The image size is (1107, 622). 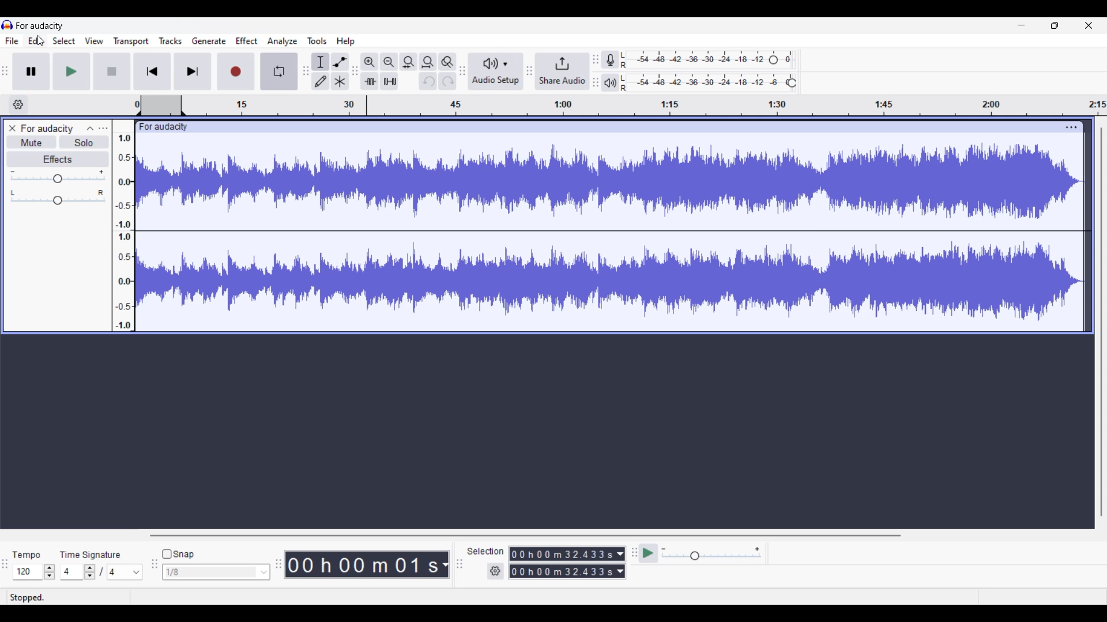 I want to click on Transport menu, so click(x=131, y=41).